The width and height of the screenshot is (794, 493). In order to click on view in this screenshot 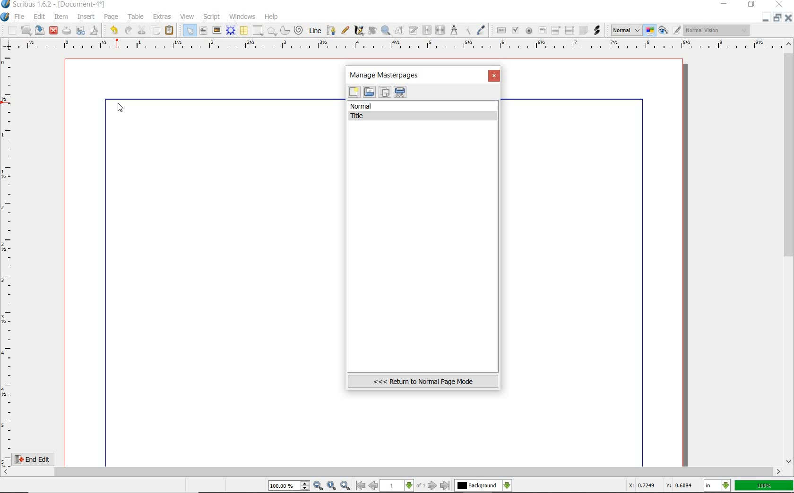, I will do `click(189, 17)`.